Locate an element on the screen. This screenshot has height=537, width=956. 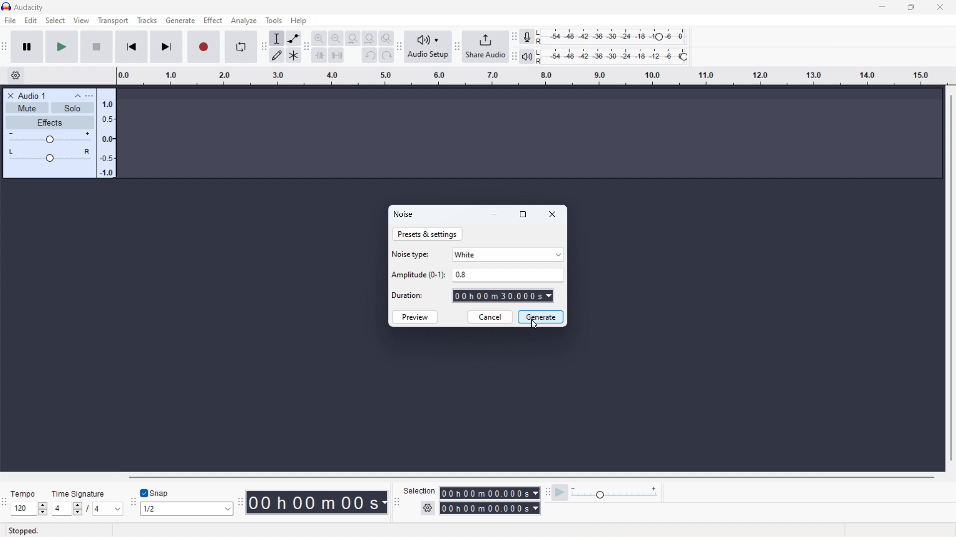
settings is located at coordinates (428, 509).